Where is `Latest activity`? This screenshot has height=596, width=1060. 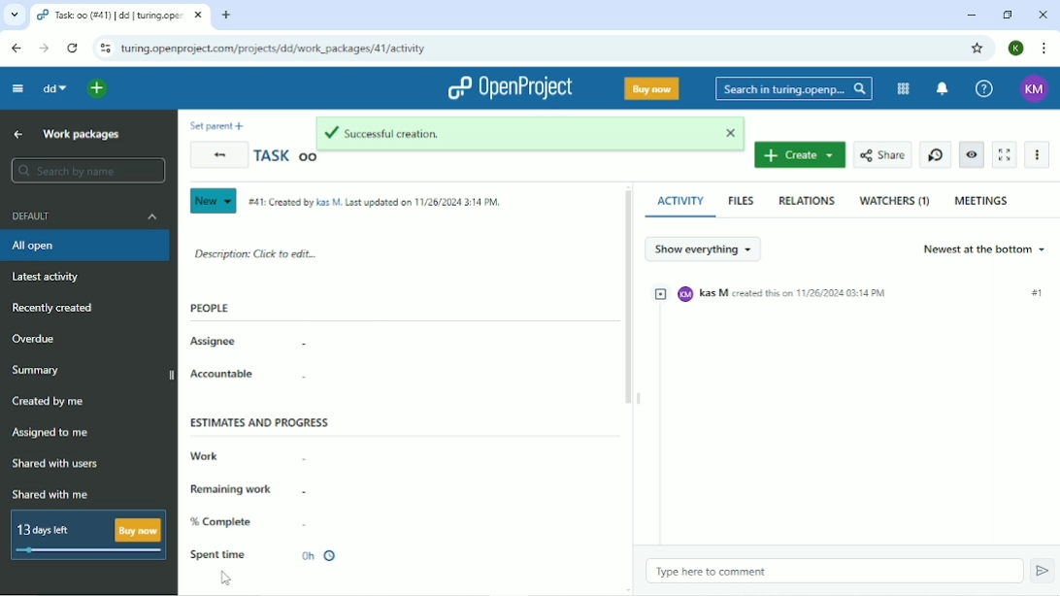 Latest activity is located at coordinates (44, 276).